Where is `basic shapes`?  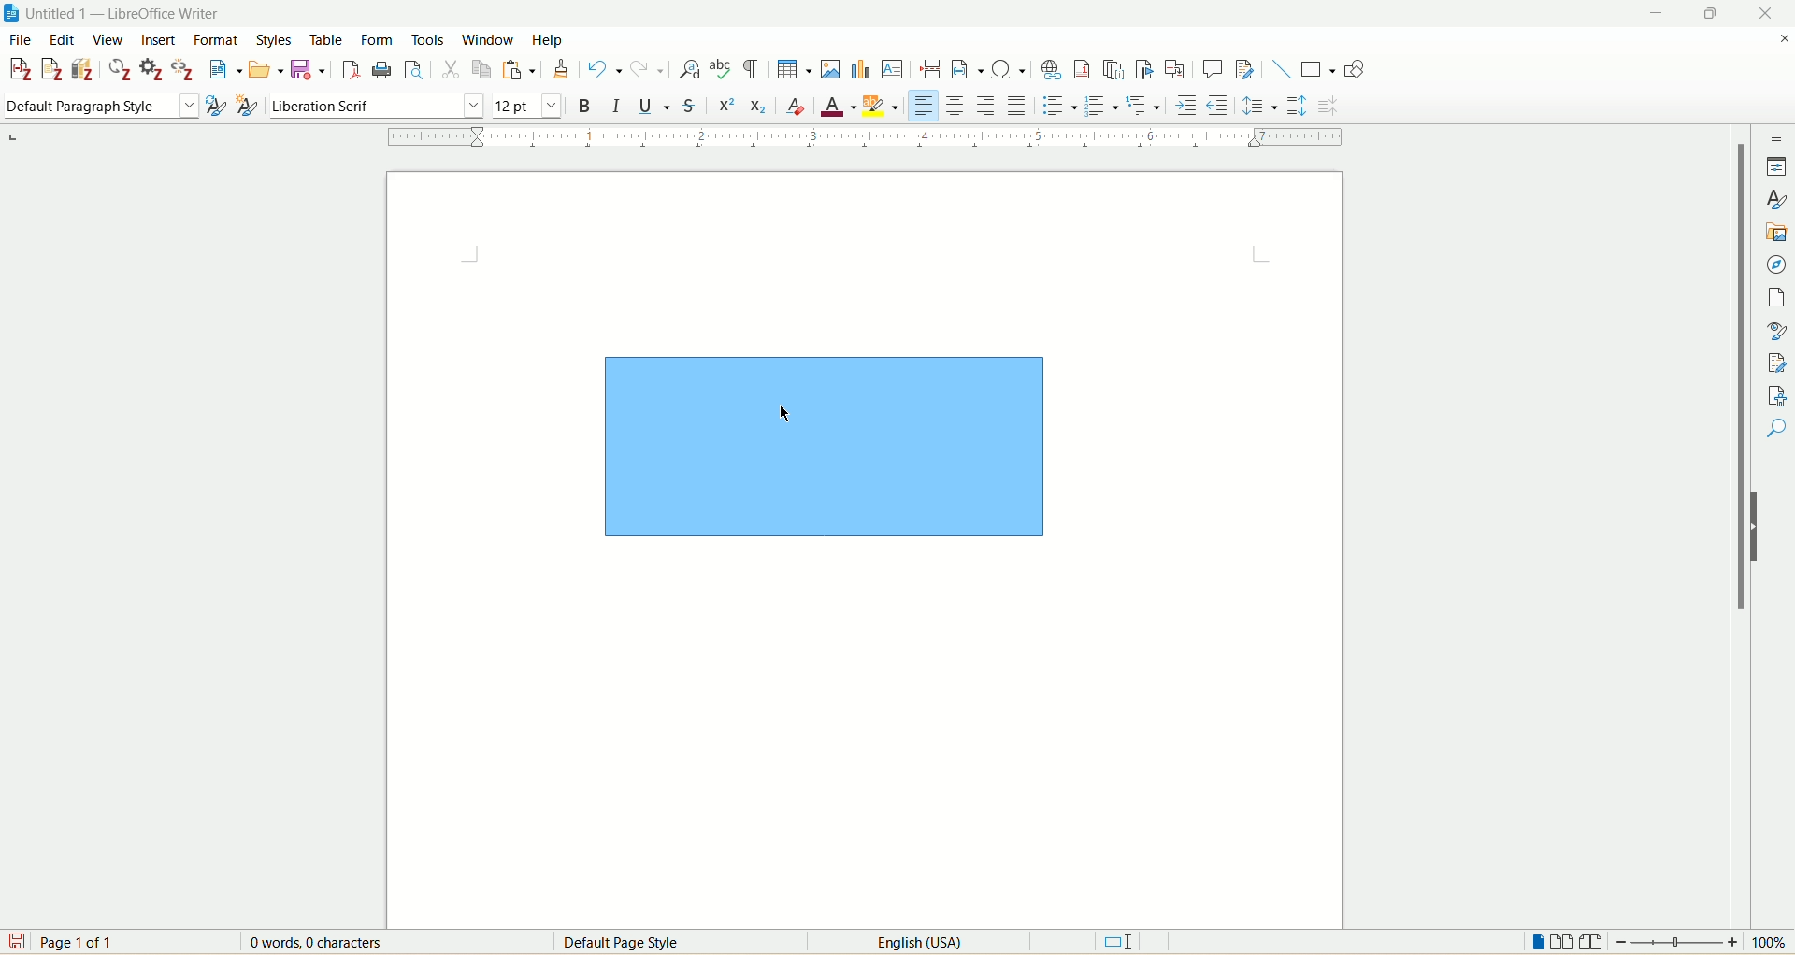
basic shapes is located at coordinates (1317, 71).